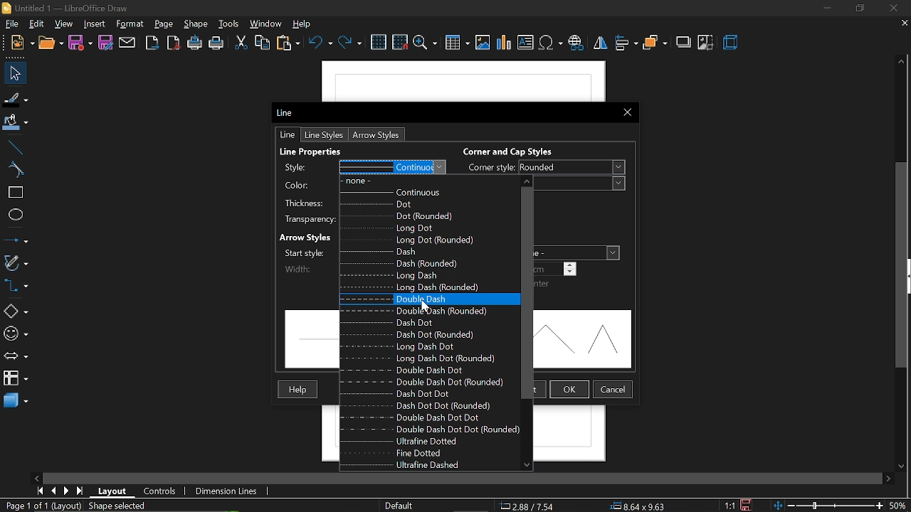  I want to click on ok, so click(569, 389).